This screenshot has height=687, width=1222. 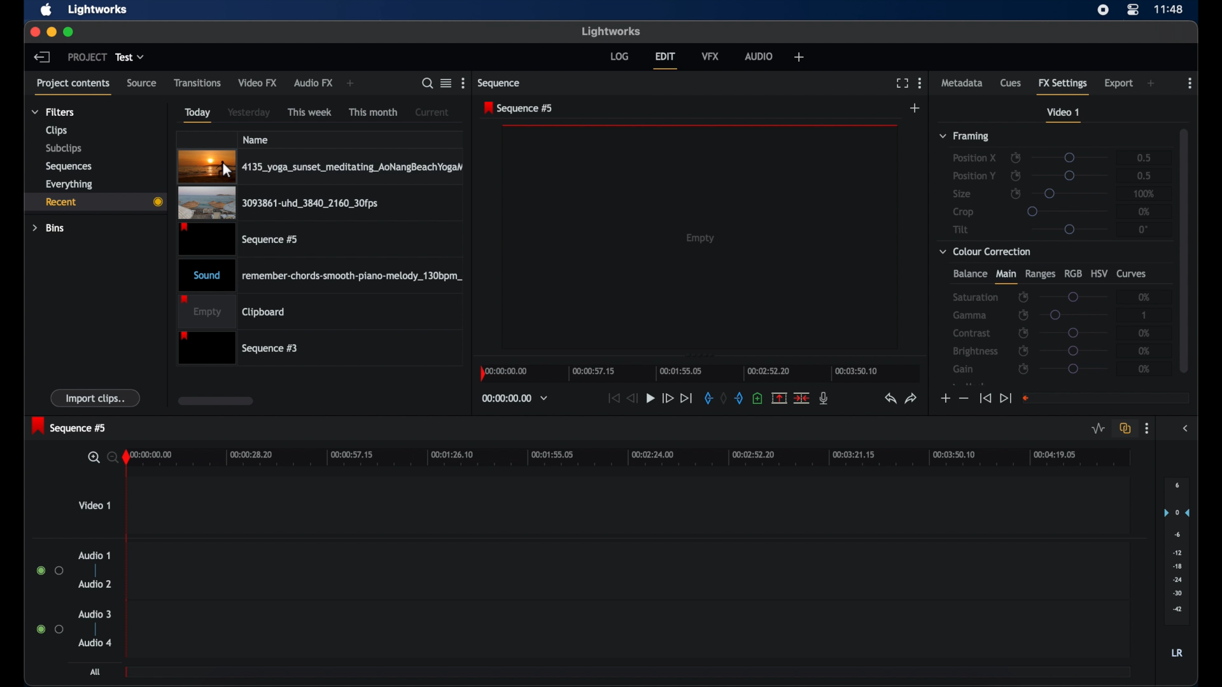 I want to click on 0%, so click(x=1145, y=351).